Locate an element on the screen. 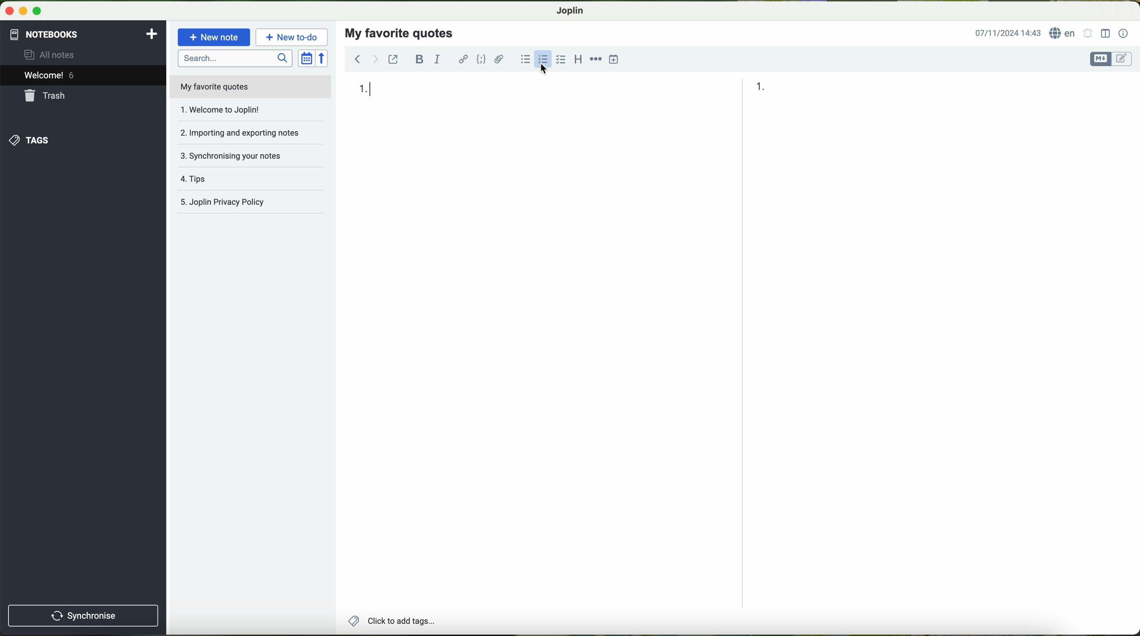 The width and height of the screenshot is (1140, 636). language is located at coordinates (1064, 33).